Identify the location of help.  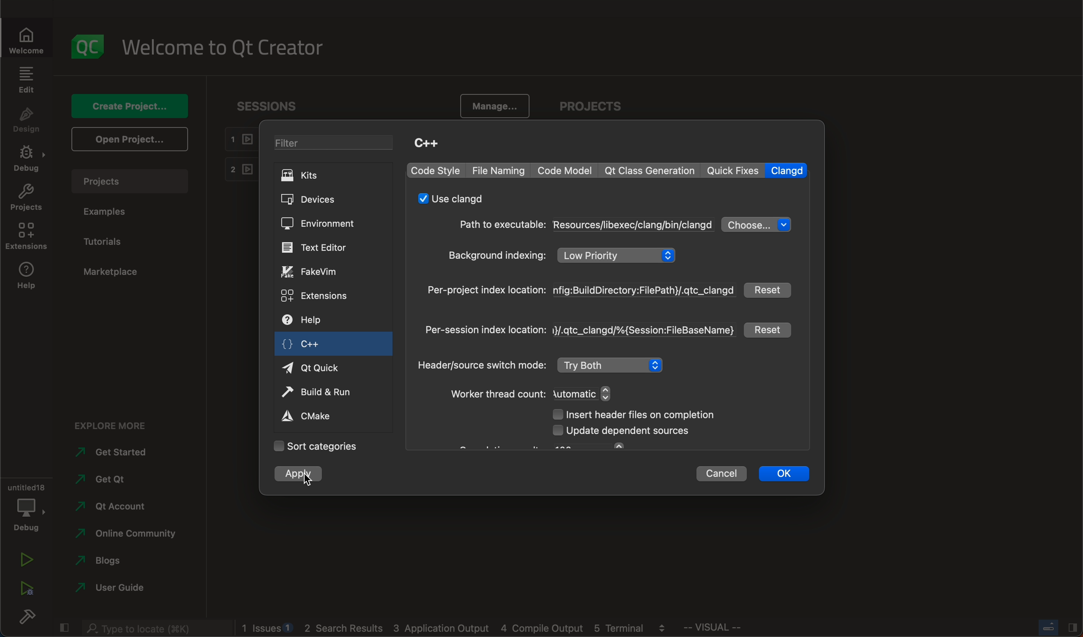
(29, 276).